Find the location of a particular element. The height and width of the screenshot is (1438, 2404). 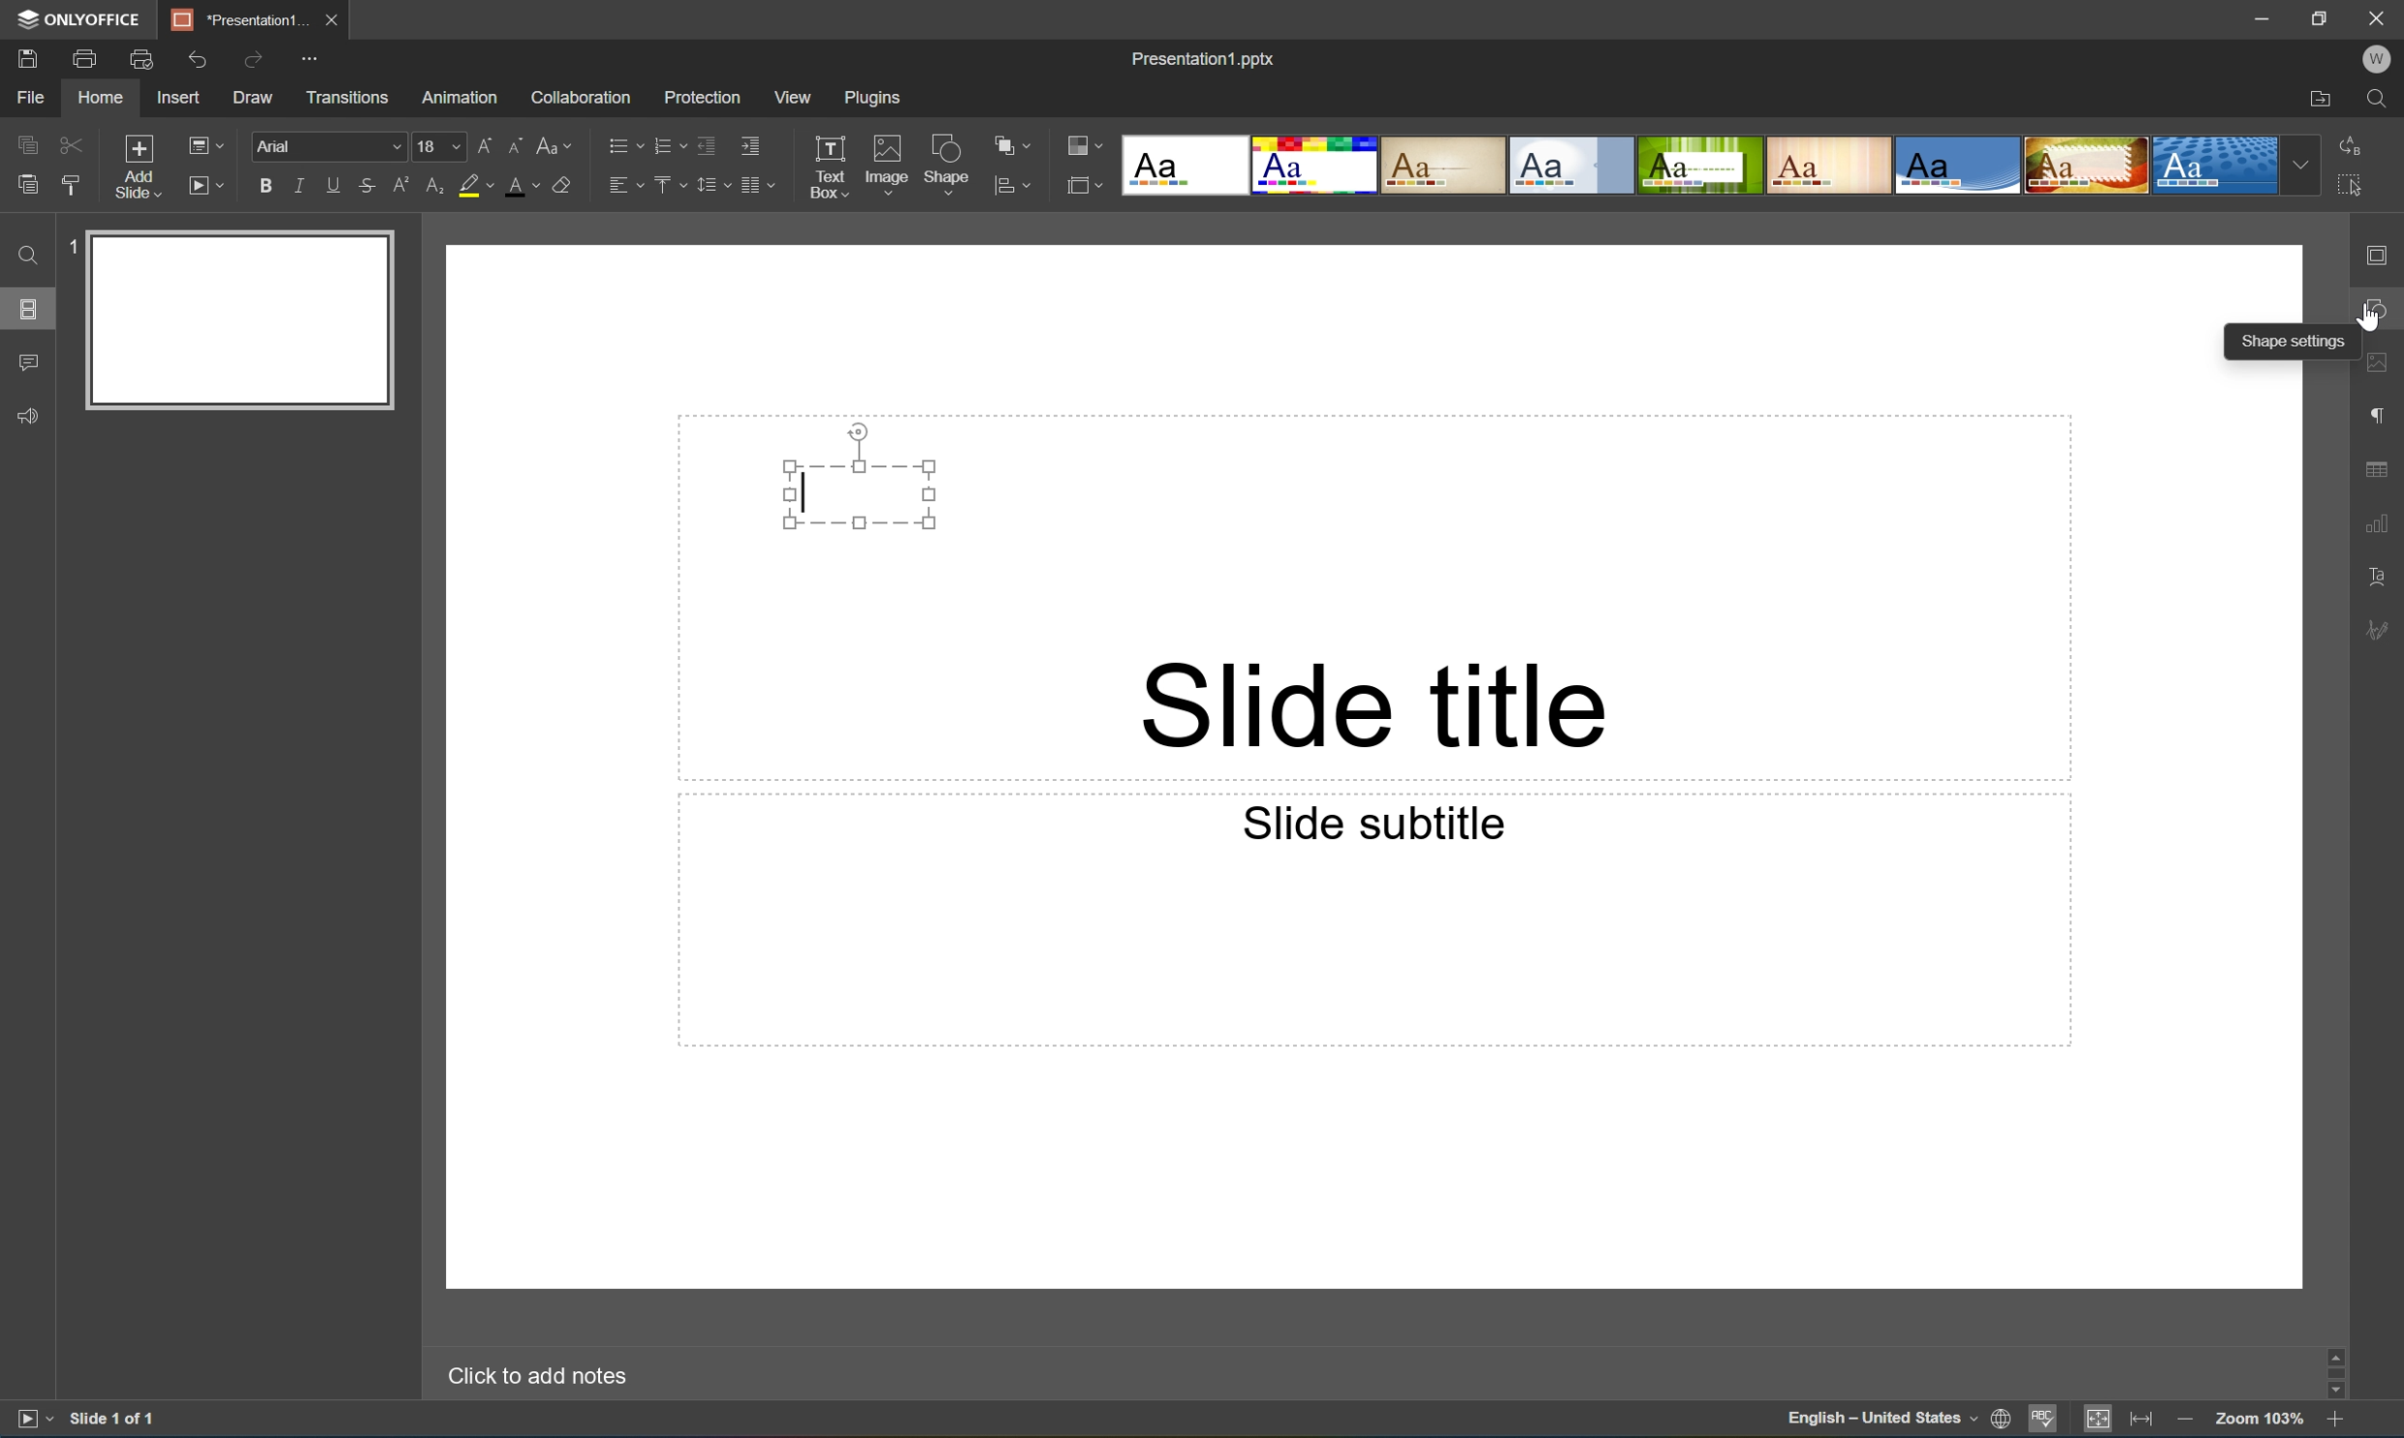

1 is located at coordinates (77, 243).